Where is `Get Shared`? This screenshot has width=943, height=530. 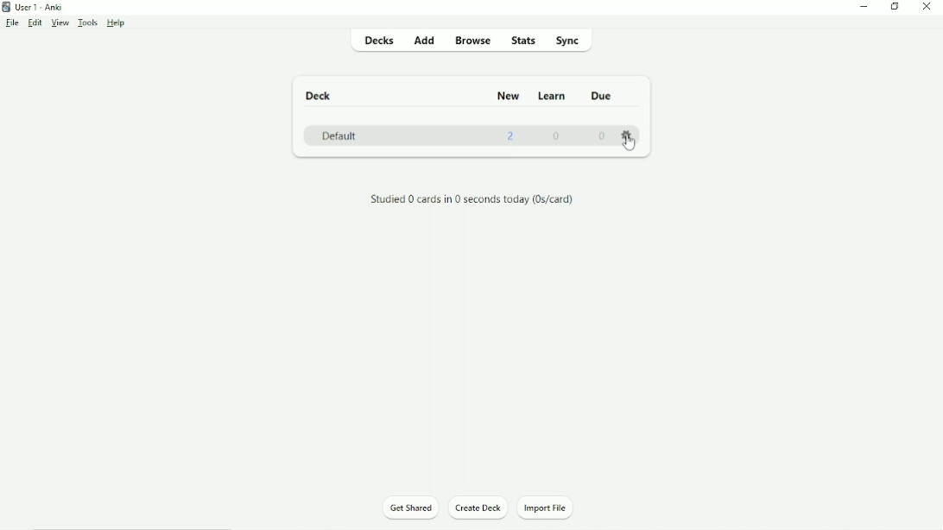 Get Shared is located at coordinates (411, 508).